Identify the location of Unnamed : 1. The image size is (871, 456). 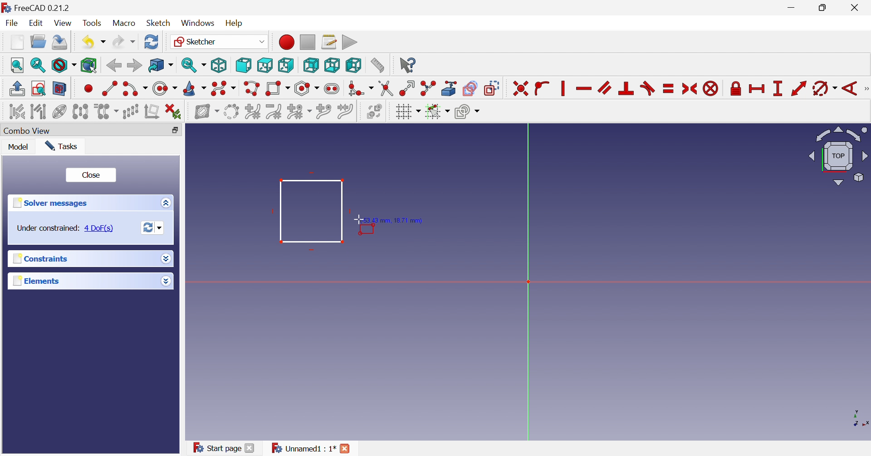
(302, 448).